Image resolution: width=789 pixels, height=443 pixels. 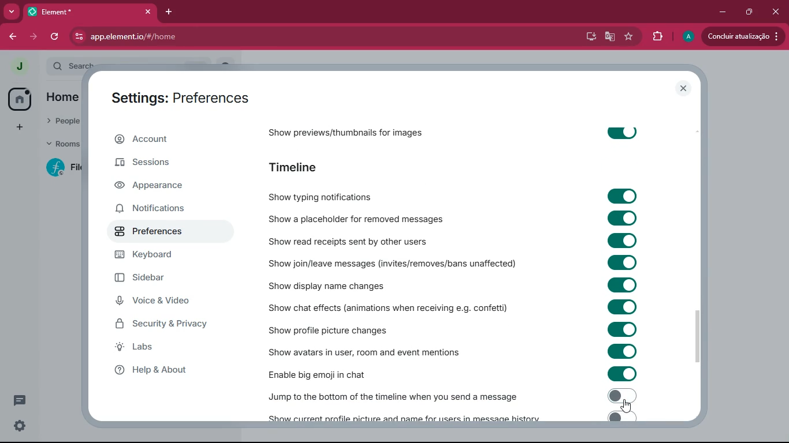 I want to click on Toggle off, so click(x=627, y=395).